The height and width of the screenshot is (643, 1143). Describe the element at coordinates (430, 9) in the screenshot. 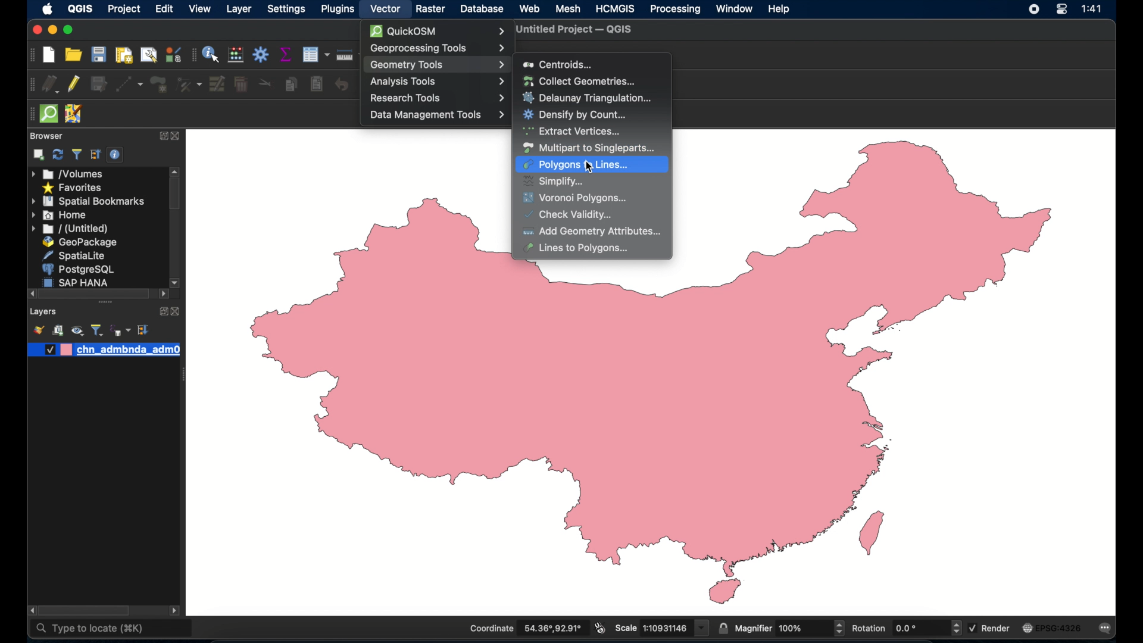

I see `raster` at that location.